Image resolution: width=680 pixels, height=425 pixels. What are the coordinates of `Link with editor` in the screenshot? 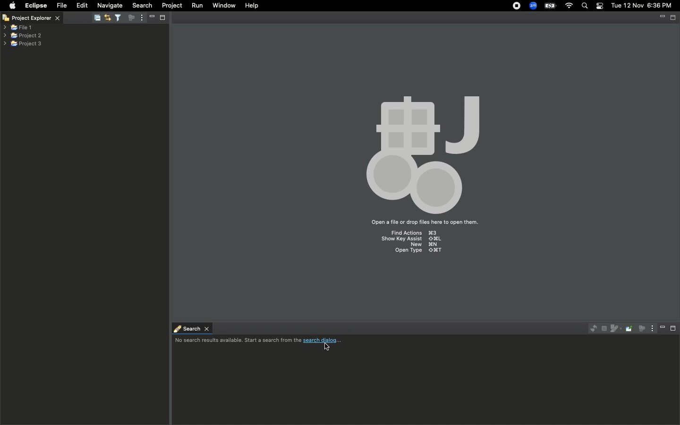 It's located at (107, 17).